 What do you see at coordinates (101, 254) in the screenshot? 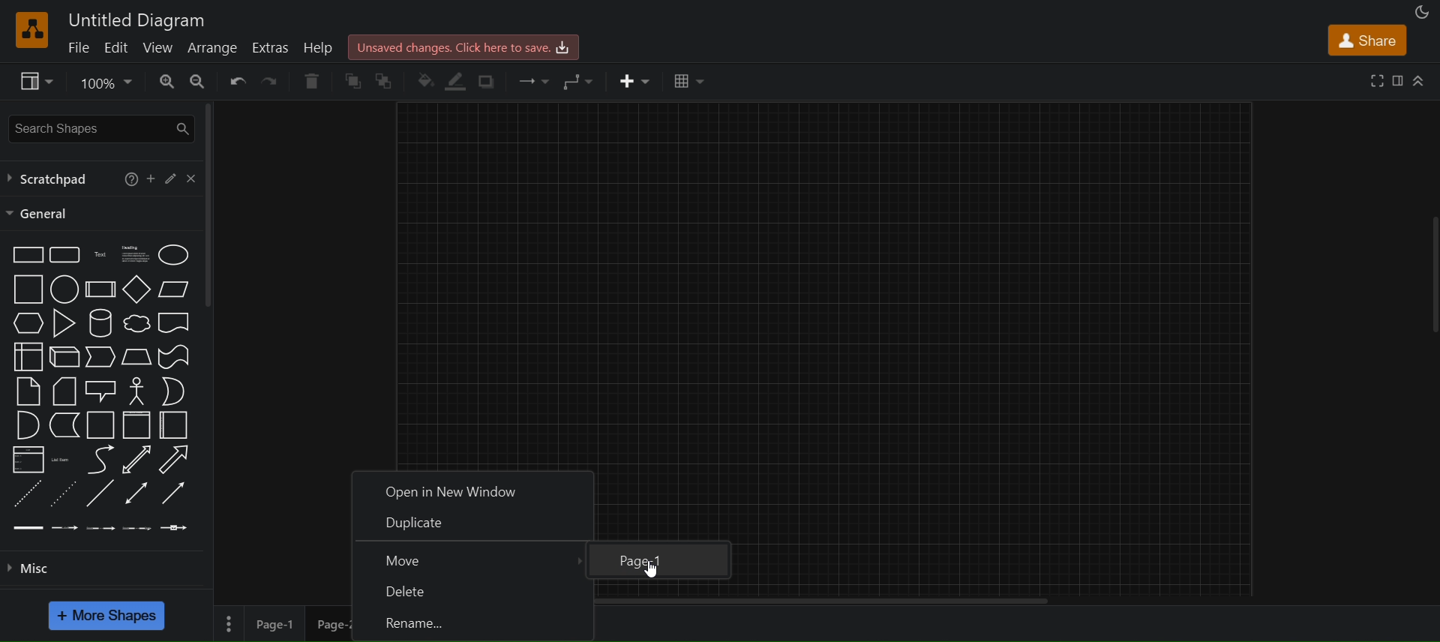
I see `text` at bounding box center [101, 254].